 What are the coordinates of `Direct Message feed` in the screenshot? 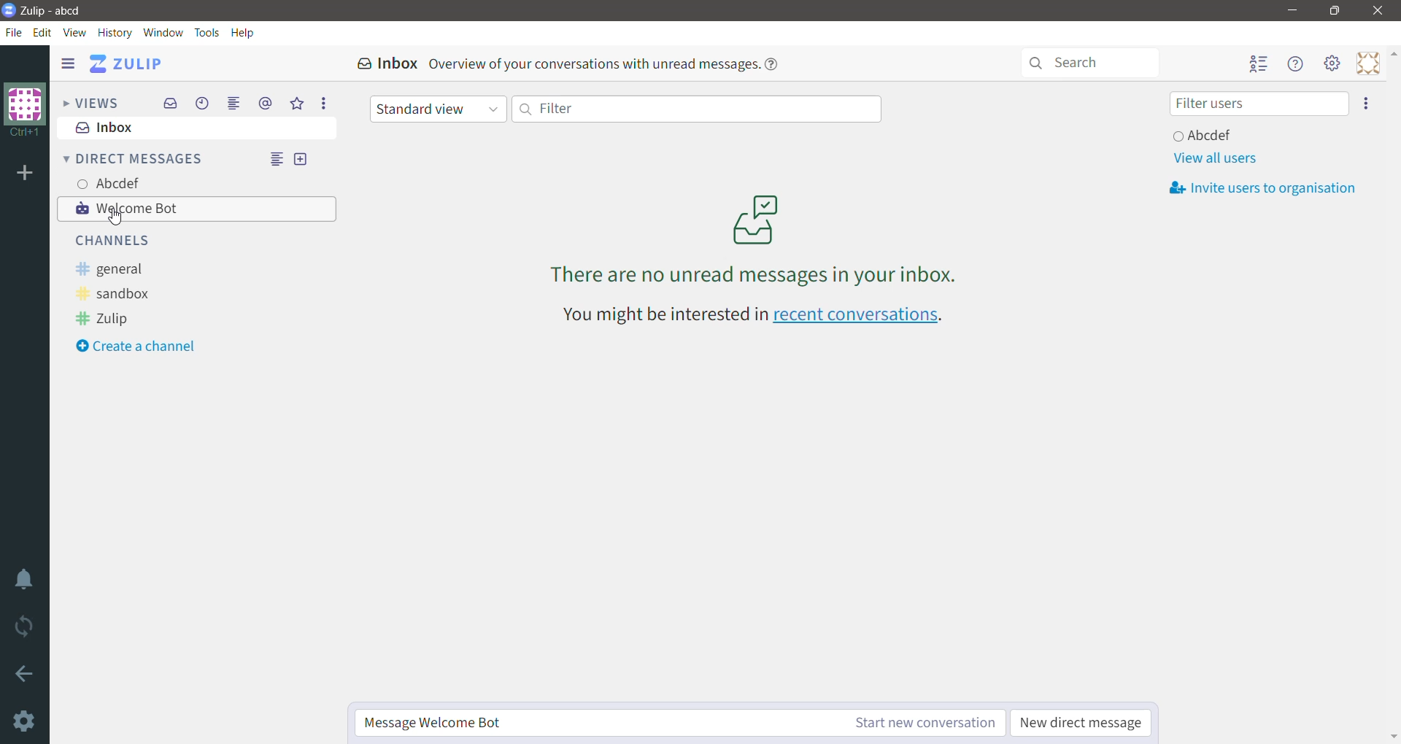 It's located at (274, 160).